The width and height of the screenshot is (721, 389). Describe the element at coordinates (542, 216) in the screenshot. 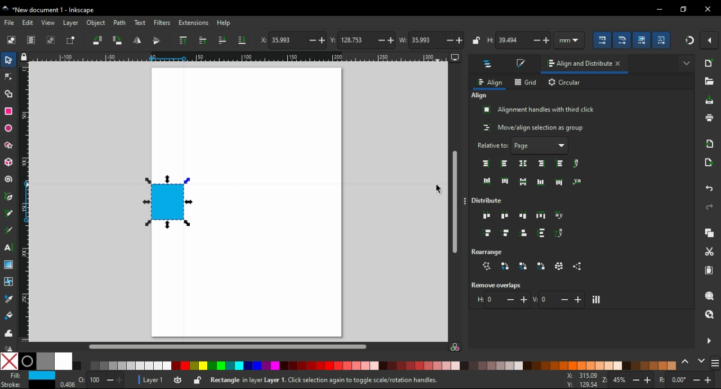

I see `distribute horizontally with even horizontal gaps` at that location.